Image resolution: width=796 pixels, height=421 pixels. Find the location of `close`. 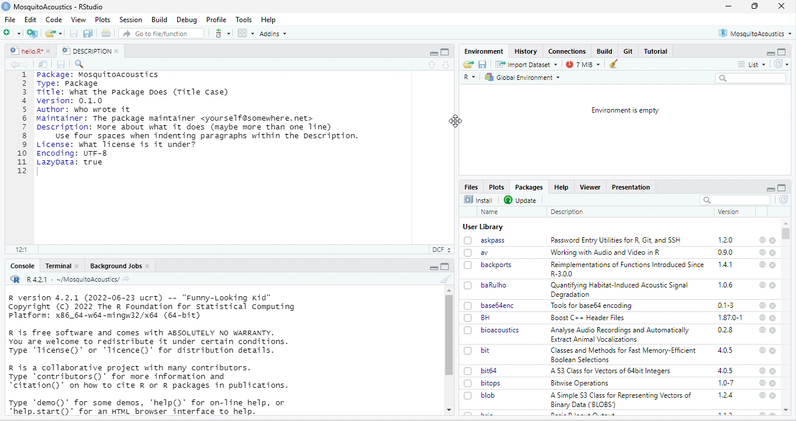

close is located at coordinates (773, 329).